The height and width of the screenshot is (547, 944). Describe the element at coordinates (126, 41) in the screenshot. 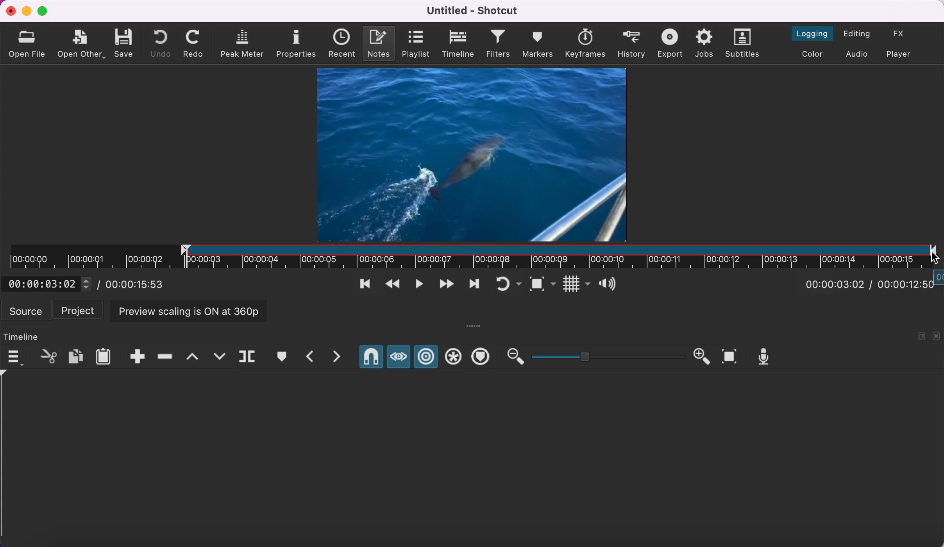

I see `save` at that location.